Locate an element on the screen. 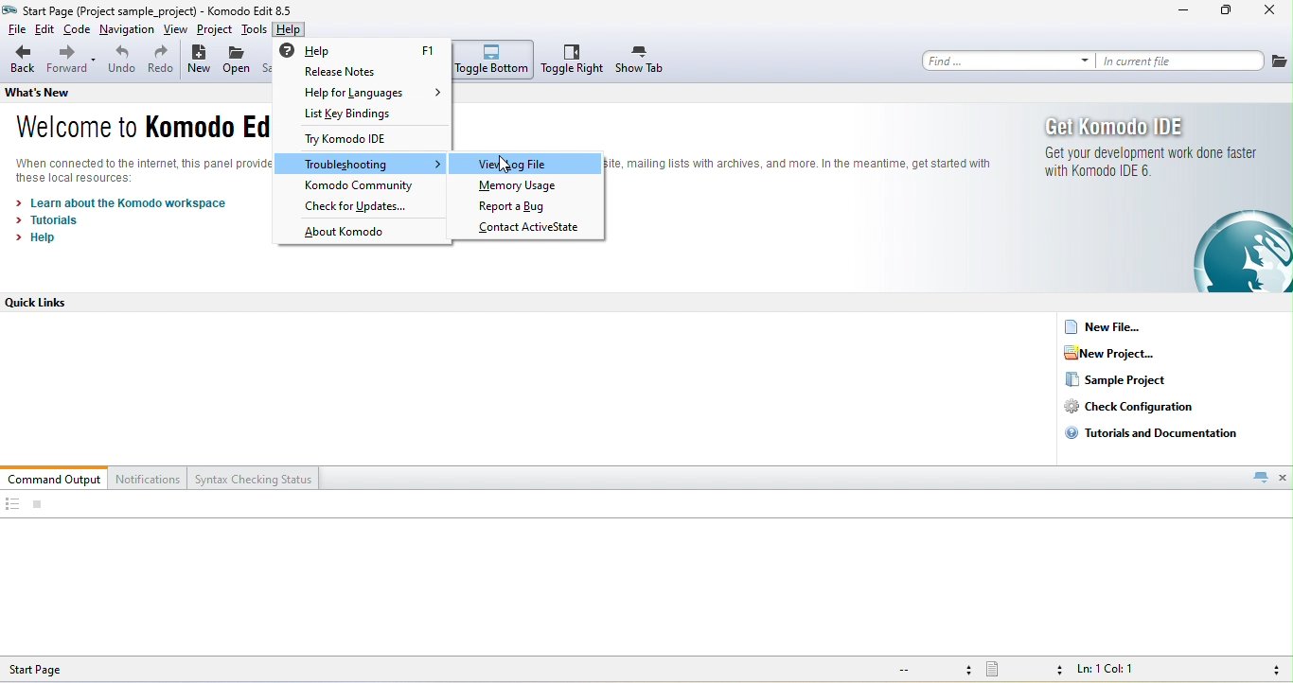  notifications is located at coordinates (150, 478).